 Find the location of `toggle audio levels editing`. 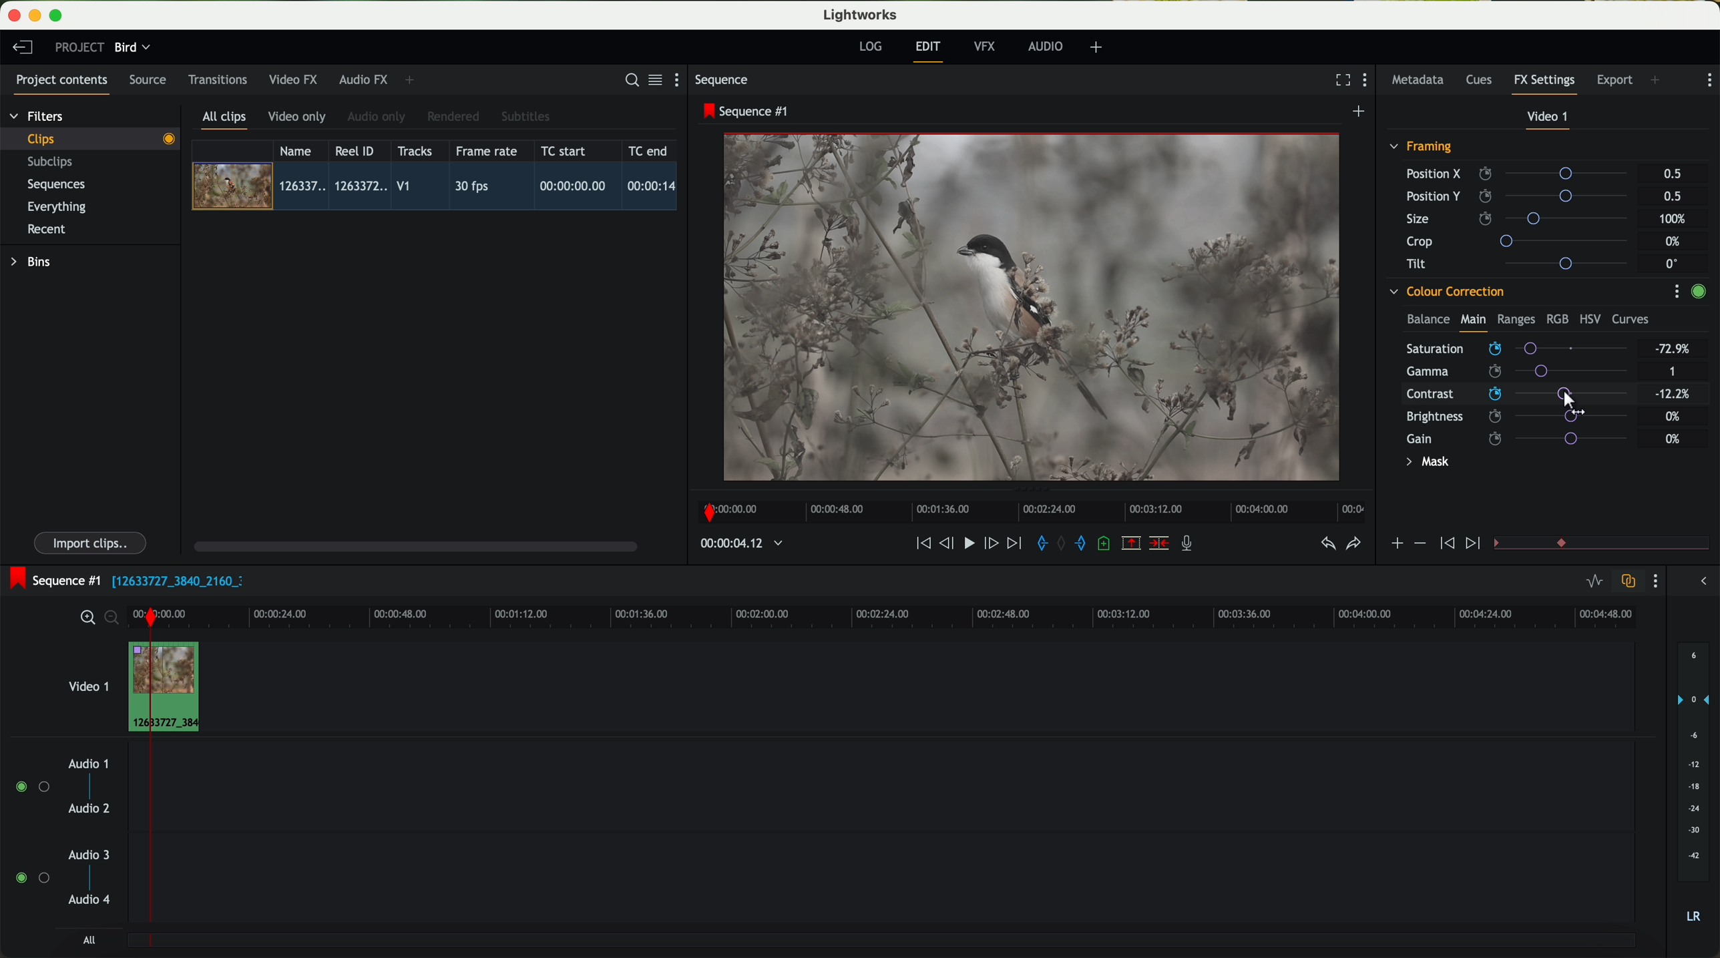

toggle audio levels editing is located at coordinates (1594, 583).